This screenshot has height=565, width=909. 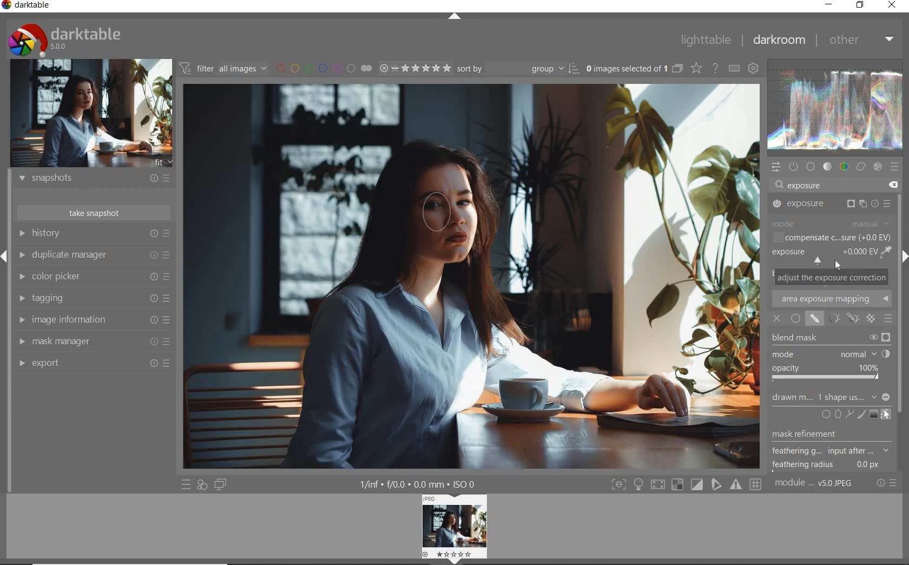 I want to click on BLENDING MODE, so click(x=888, y=319).